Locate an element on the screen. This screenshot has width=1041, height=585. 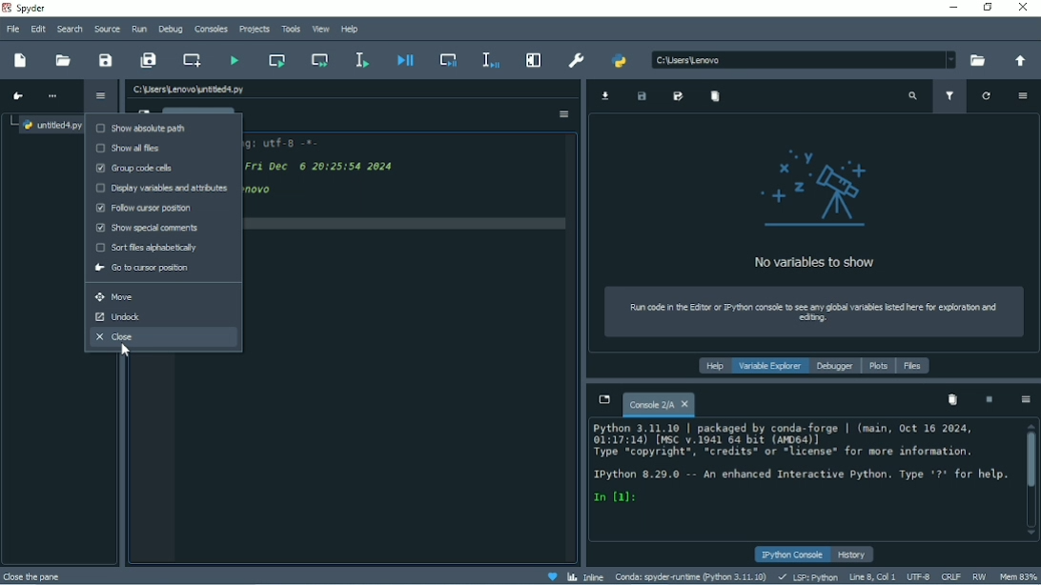
Save file is located at coordinates (105, 61).